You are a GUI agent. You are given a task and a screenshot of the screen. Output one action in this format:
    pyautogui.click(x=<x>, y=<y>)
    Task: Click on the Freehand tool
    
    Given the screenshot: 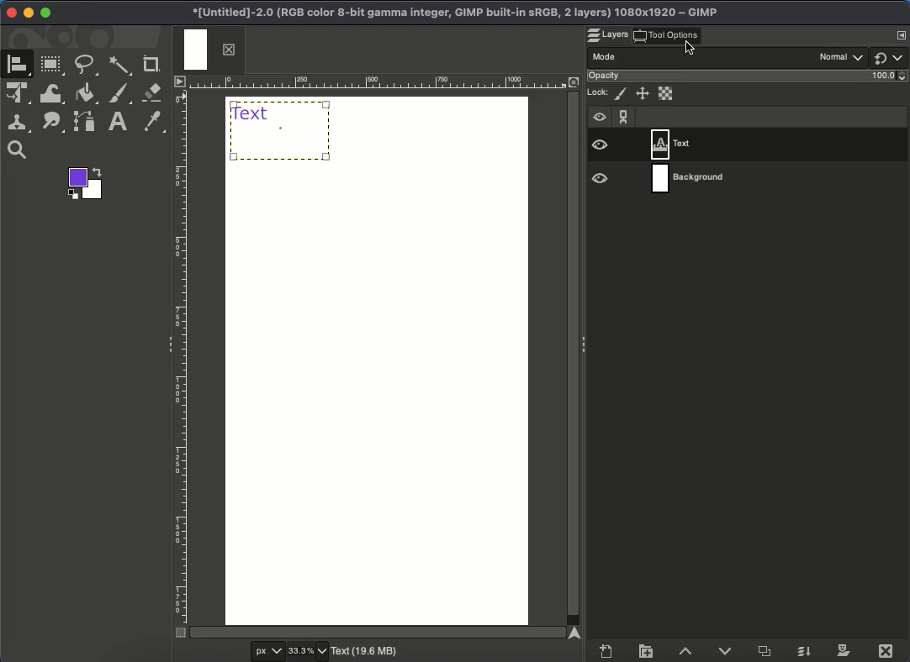 What is the action you would take?
    pyautogui.click(x=87, y=66)
    